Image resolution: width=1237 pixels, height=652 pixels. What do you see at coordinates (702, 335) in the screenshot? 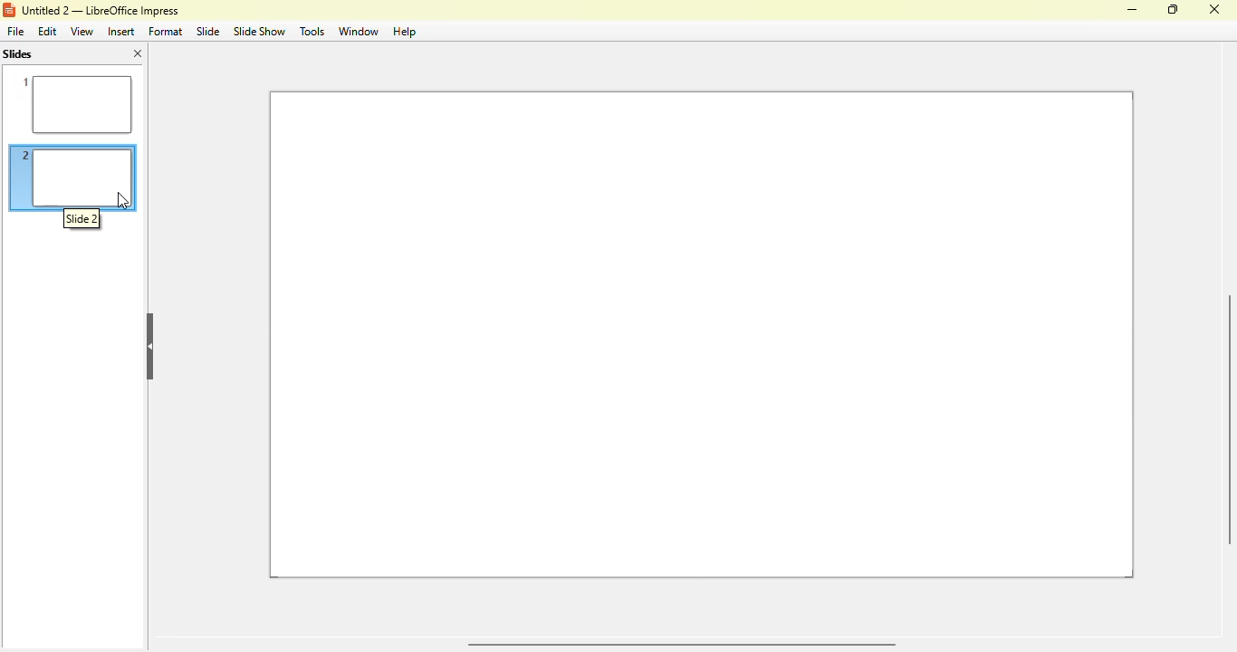
I see `slide 2` at bounding box center [702, 335].